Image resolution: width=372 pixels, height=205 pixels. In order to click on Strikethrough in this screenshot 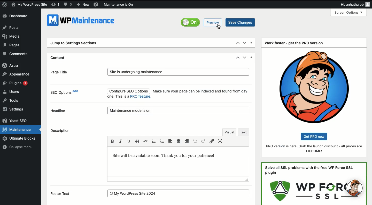, I will do `click(145, 141)`.